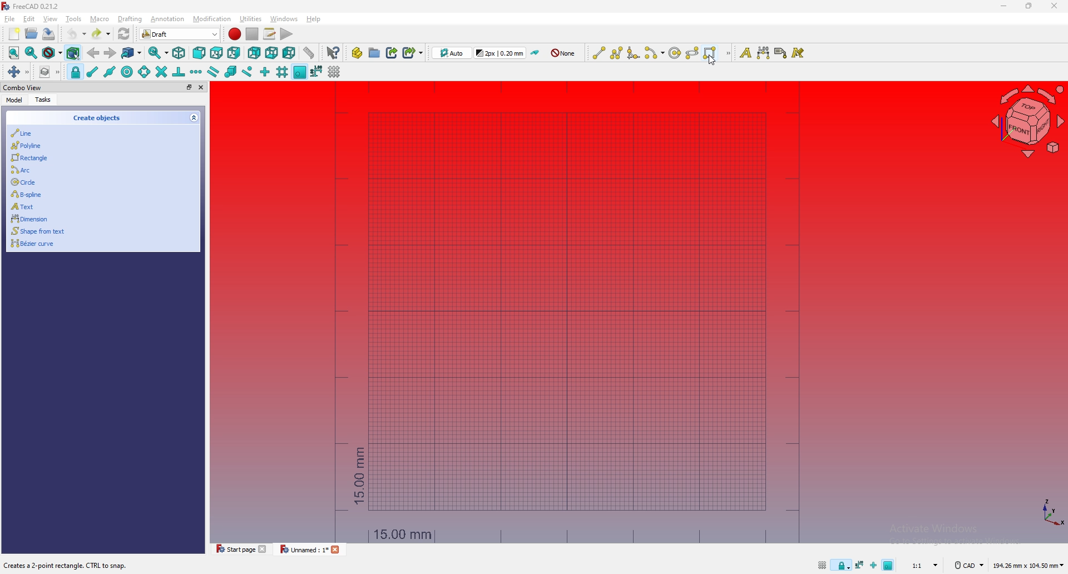 The width and height of the screenshot is (1068, 574). What do you see at coordinates (374, 52) in the screenshot?
I see `create group` at bounding box center [374, 52].